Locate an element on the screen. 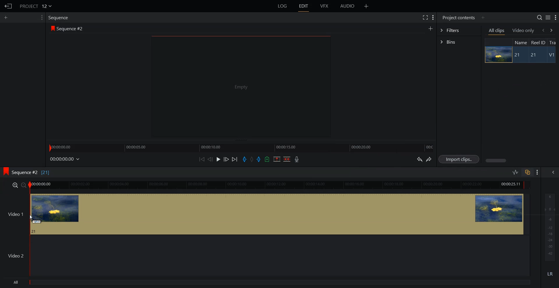 The width and height of the screenshot is (559, 288). Tra is located at coordinates (554, 42).